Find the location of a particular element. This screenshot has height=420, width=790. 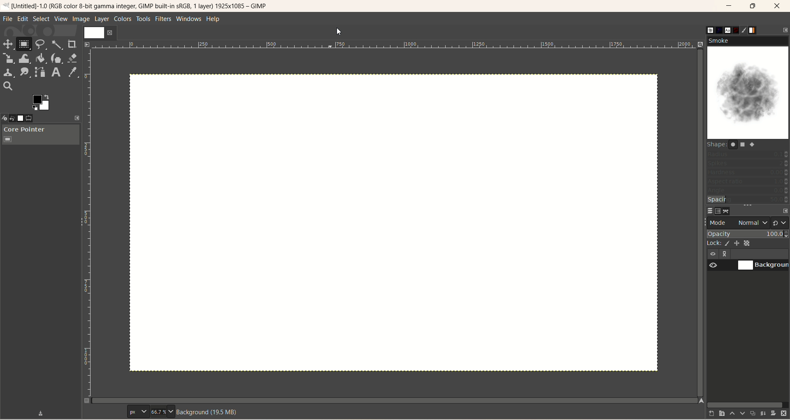

colors is located at coordinates (123, 19).